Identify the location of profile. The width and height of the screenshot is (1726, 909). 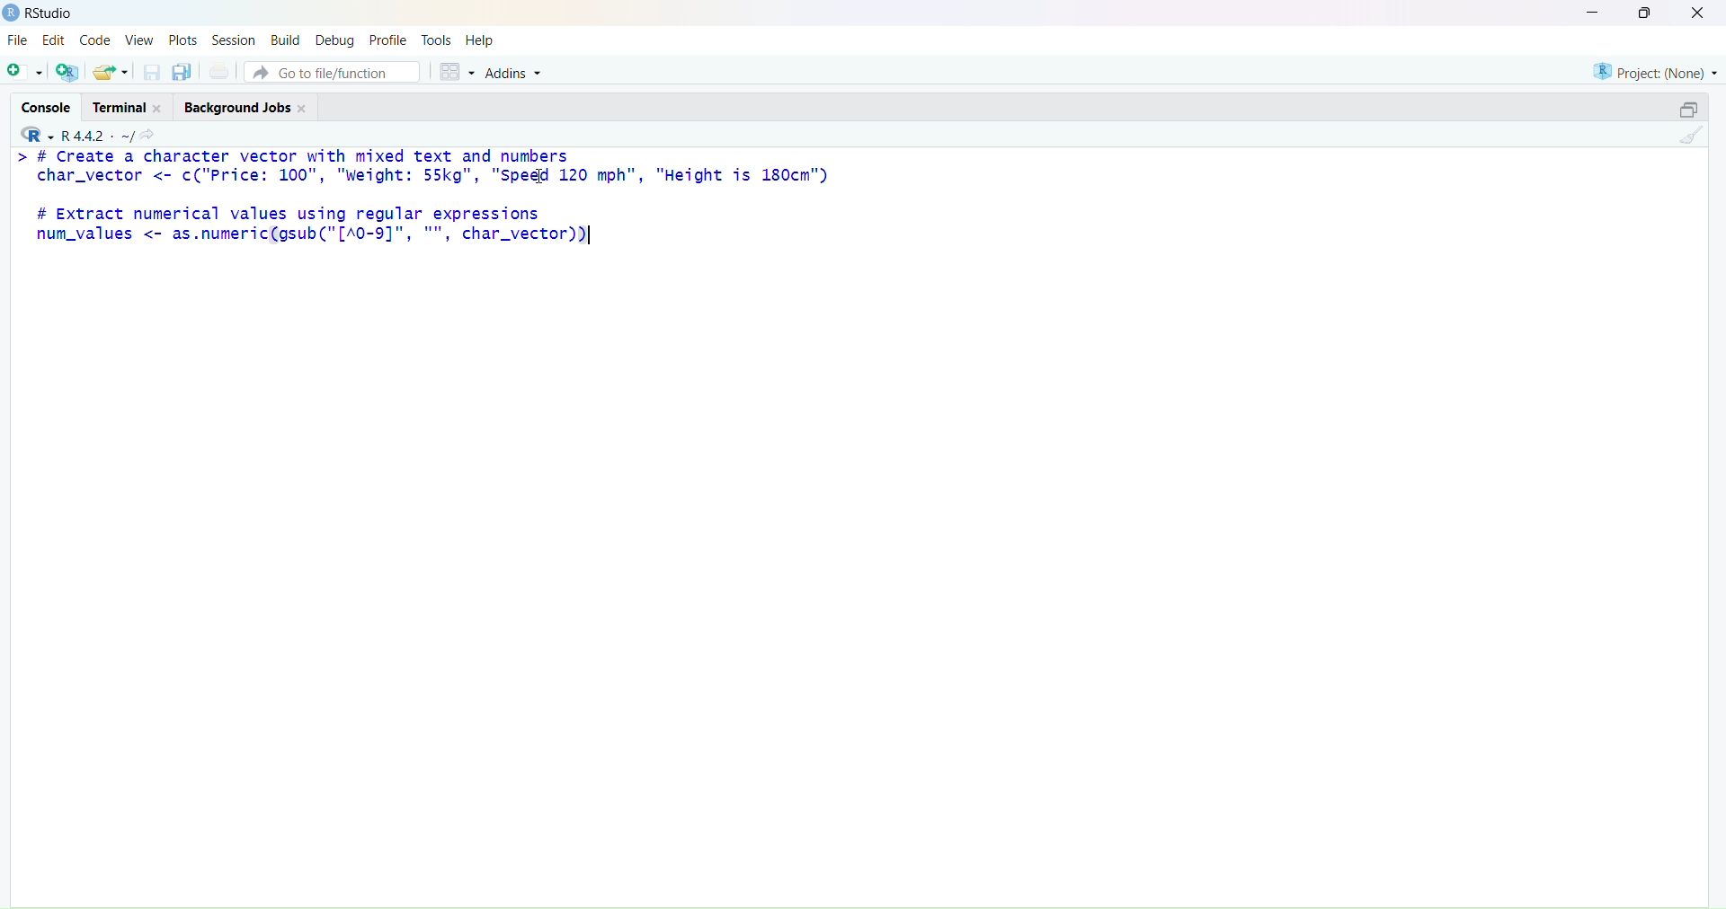
(388, 41).